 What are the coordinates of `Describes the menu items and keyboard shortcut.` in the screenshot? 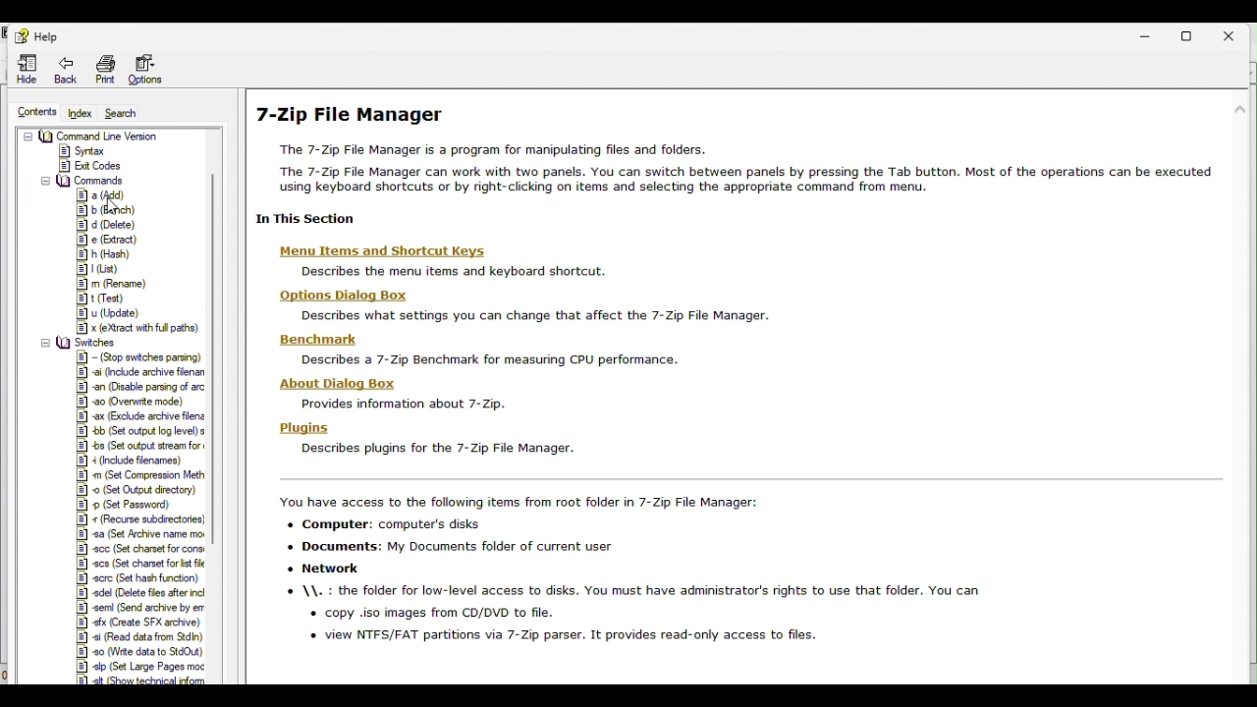 It's located at (447, 271).